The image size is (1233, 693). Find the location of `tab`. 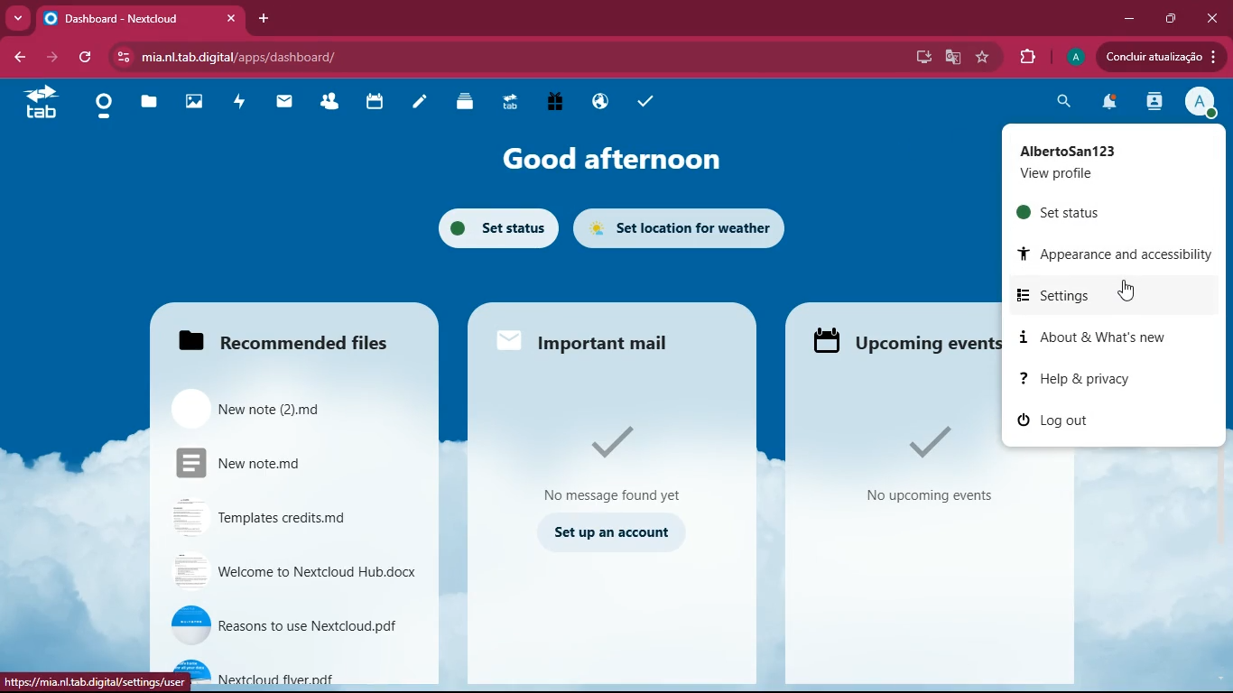

tab is located at coordinates (40, 101).